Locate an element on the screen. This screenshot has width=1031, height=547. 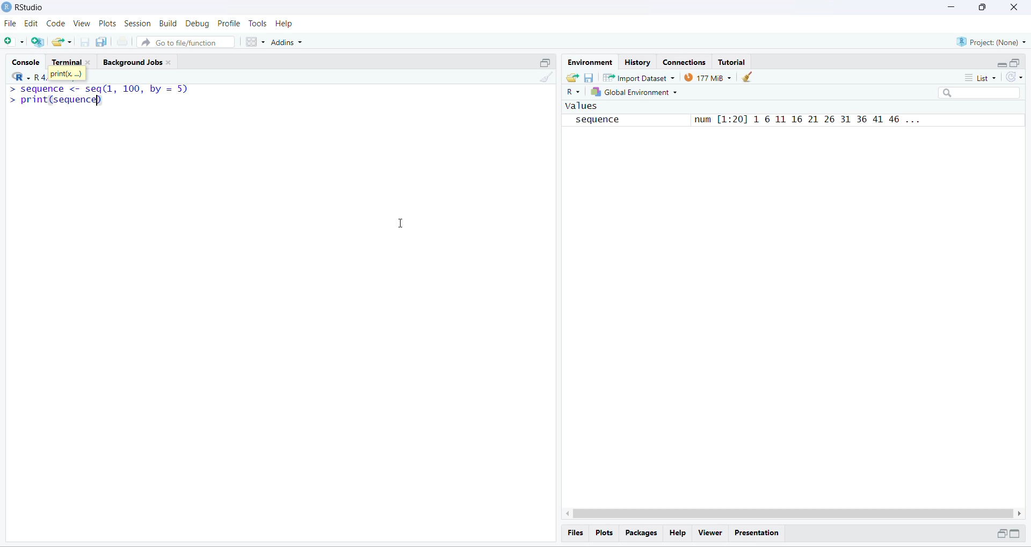
Expand/collapse is located at coordinates (1001, 64).